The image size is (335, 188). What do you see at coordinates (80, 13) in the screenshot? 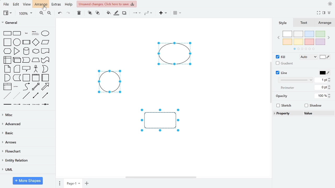
I see `delete` at bounding box center [80, 13].